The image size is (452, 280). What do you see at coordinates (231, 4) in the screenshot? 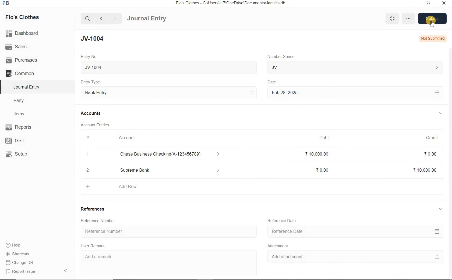
I see `Flo's Clothes - C:\Users\HP\OneDrive\Documents\Jamie's.db` at bounding box center [231, 4].